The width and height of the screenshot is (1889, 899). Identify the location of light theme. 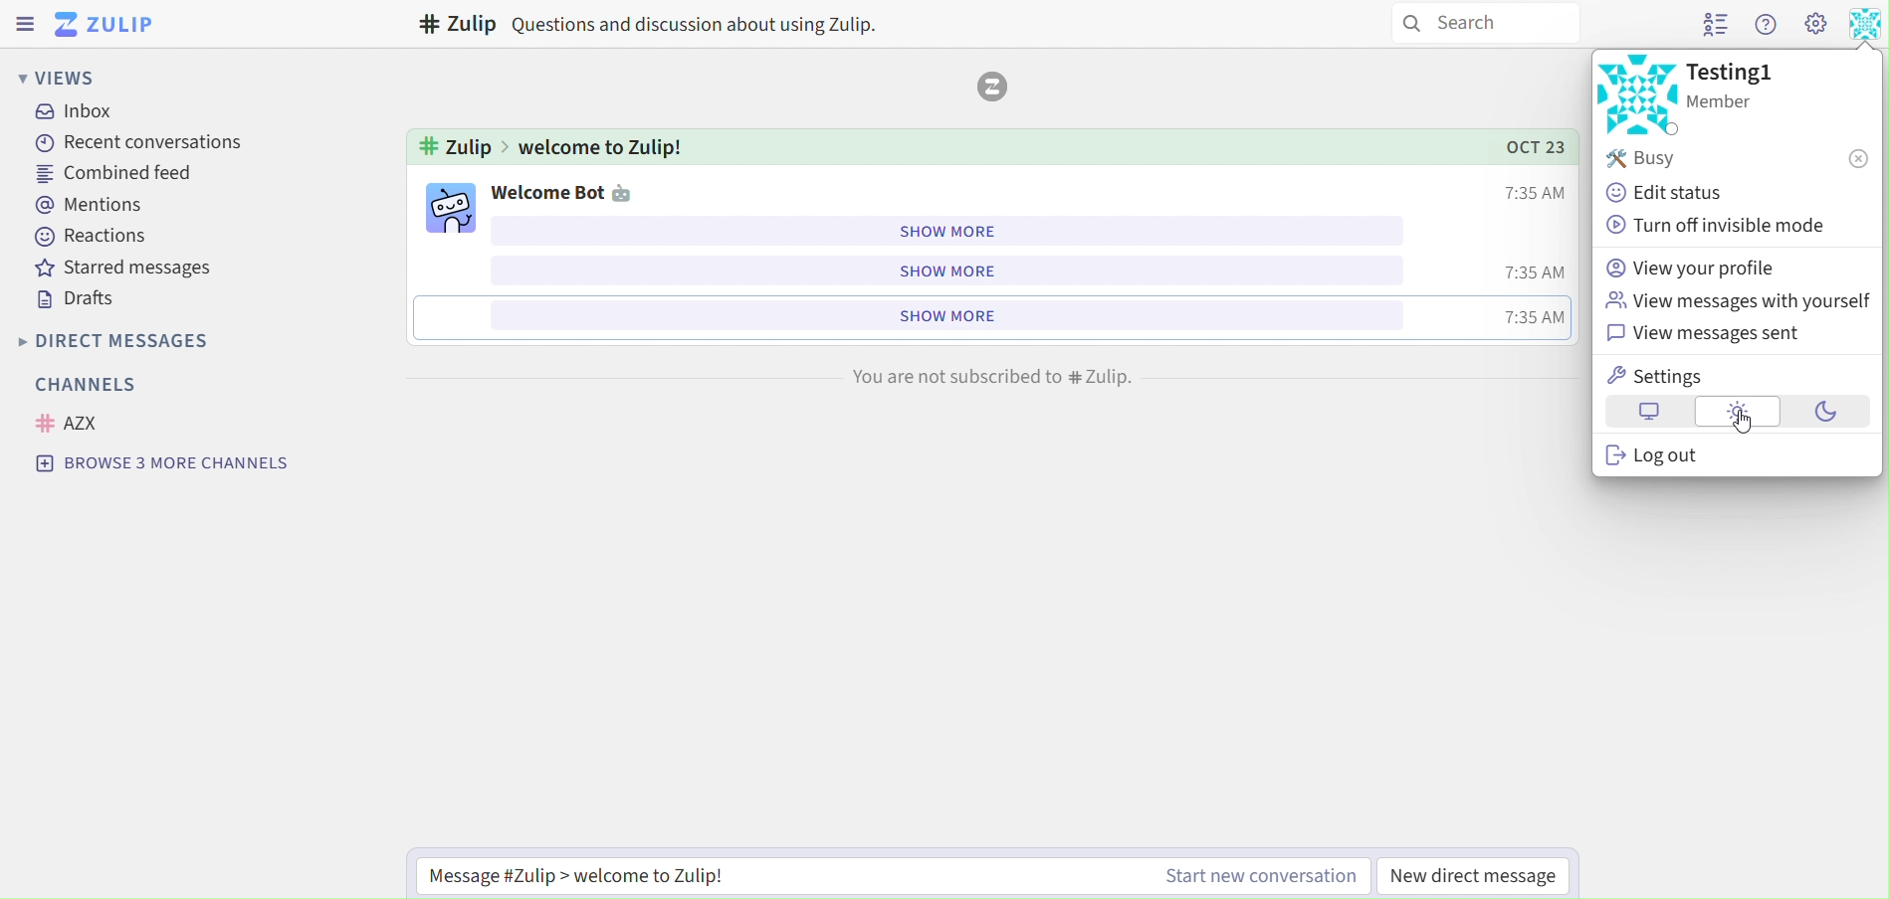
(1739, 413).